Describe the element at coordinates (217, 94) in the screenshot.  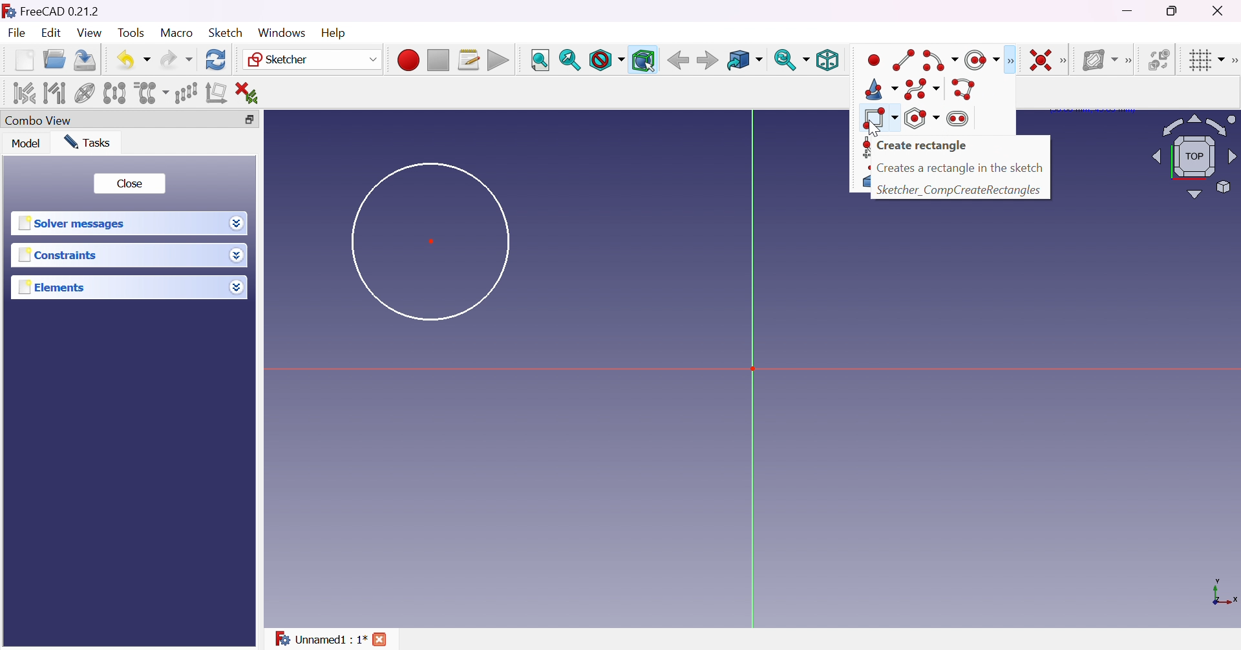
I see `Remove axes alignment` at that location.